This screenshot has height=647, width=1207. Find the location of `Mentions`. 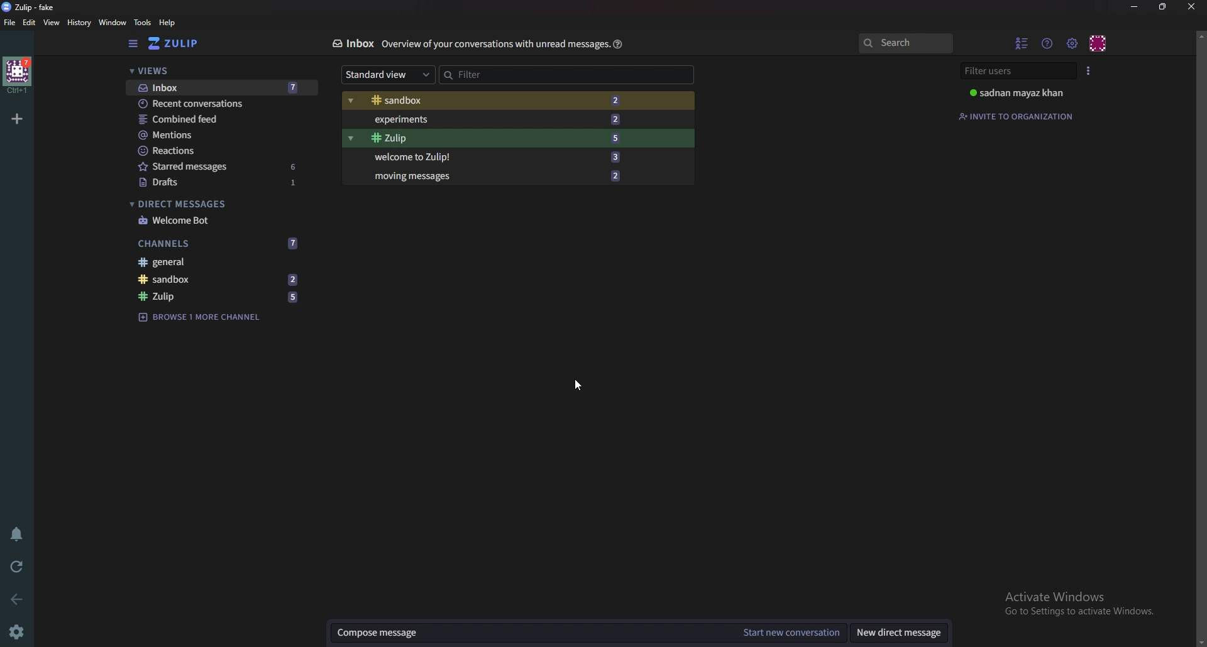

Mentions is located at coordinates (223, 136).